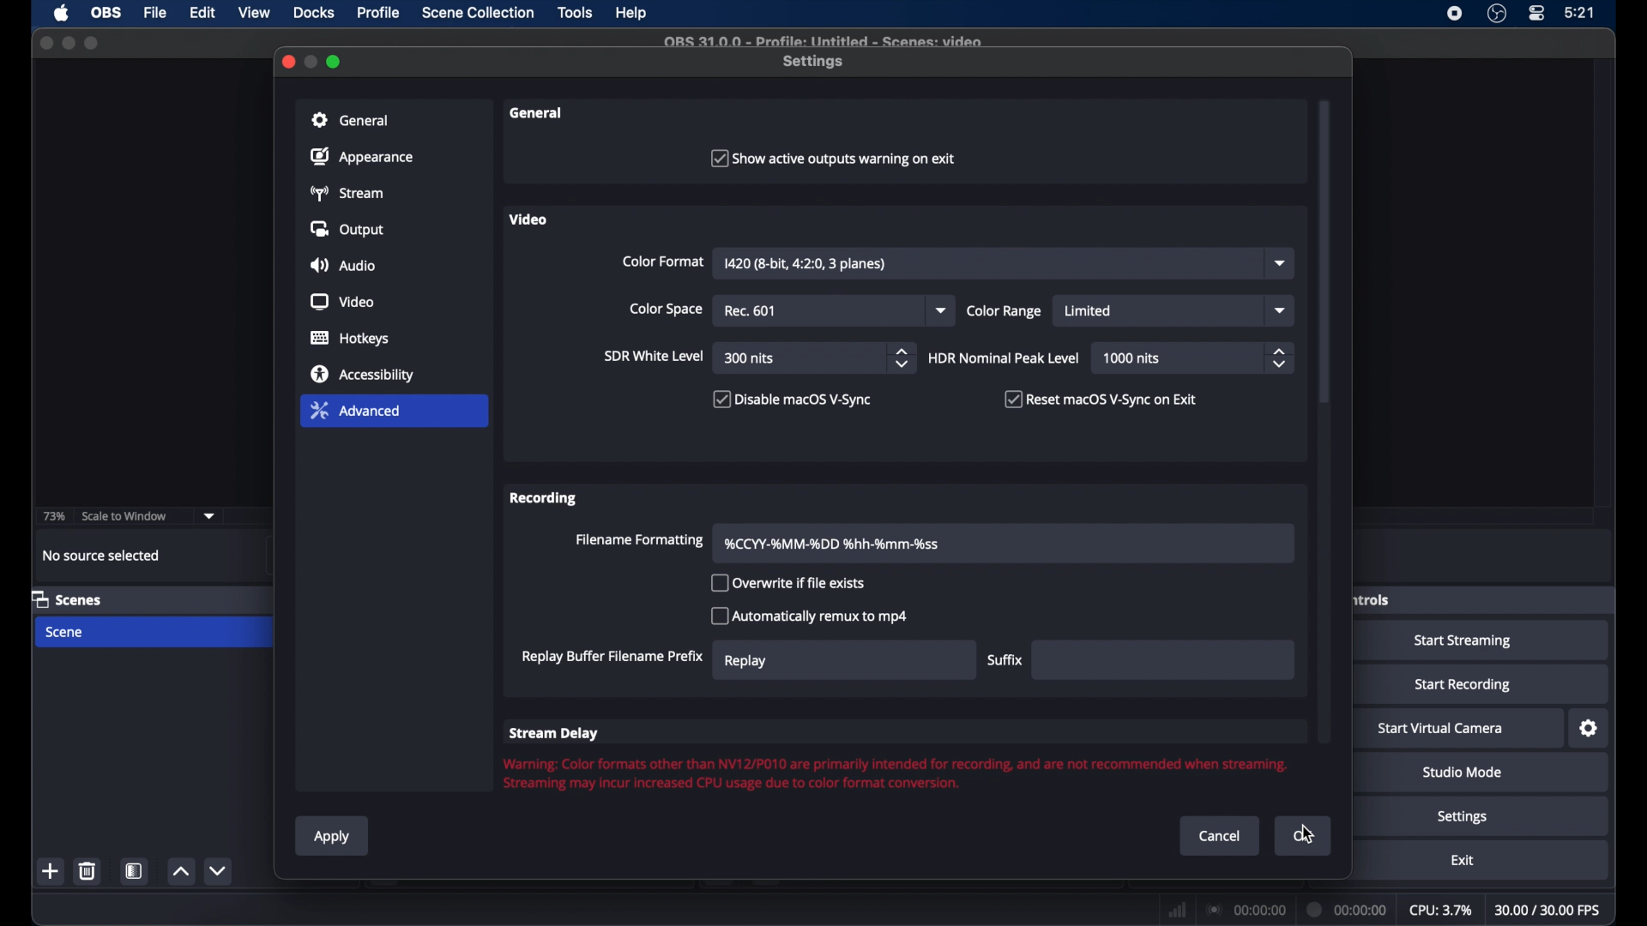 The image size is (1647, 926). I want to click on HDR nominal peak level, so click(1004, 358).